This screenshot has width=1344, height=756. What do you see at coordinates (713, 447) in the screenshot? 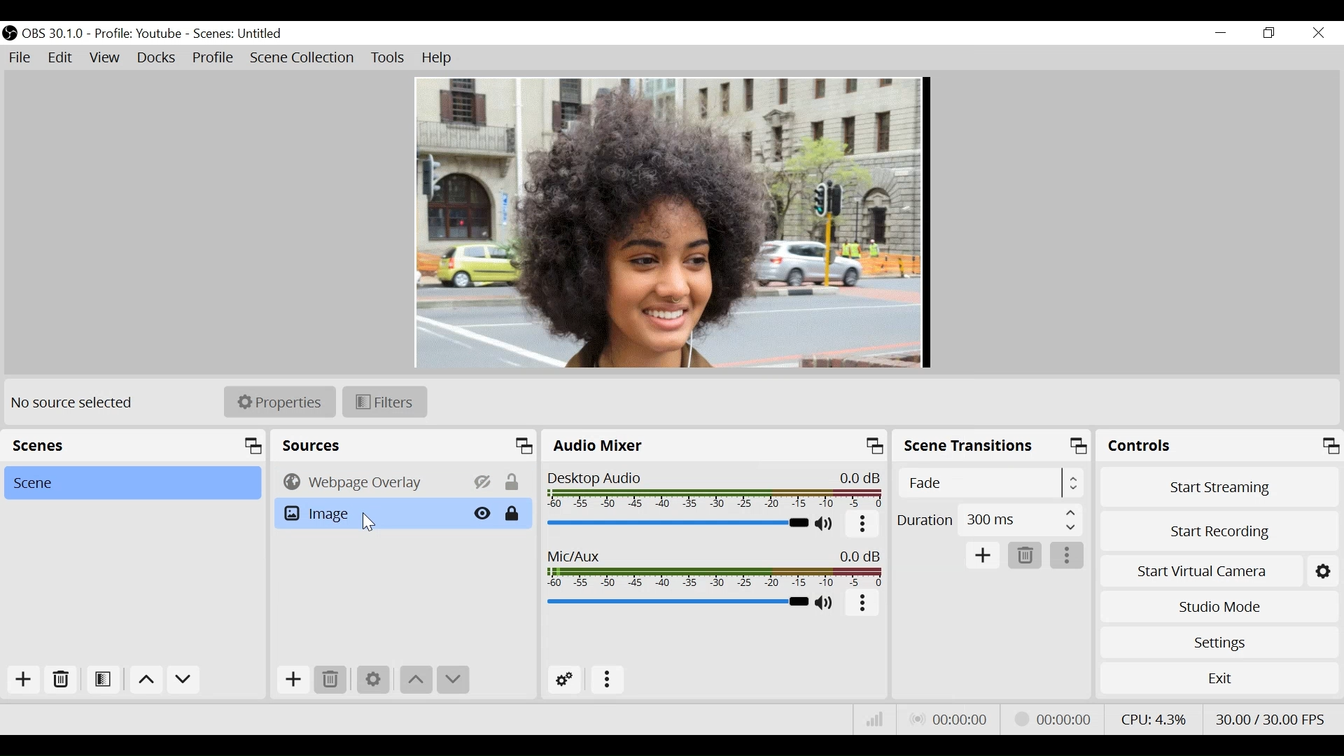
I see `Audio Mixer` at bounding box center [713, 447].